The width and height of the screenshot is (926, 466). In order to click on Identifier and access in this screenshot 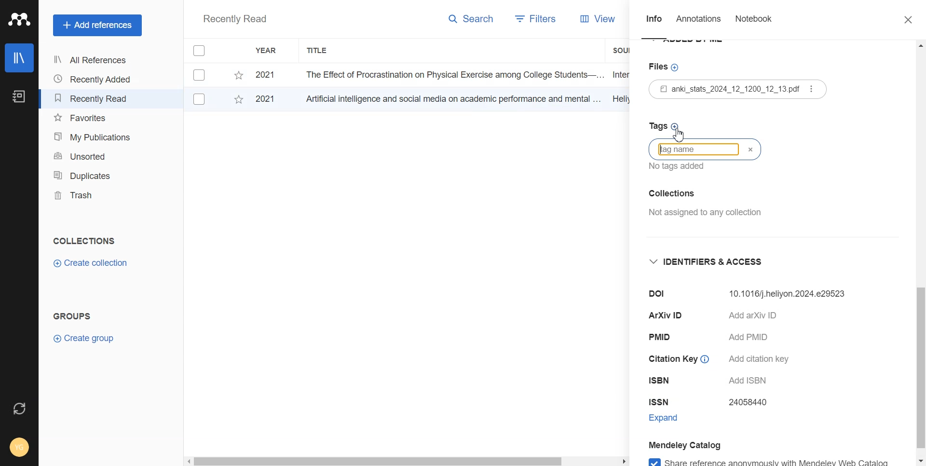, I will do `click(714, 262)`.